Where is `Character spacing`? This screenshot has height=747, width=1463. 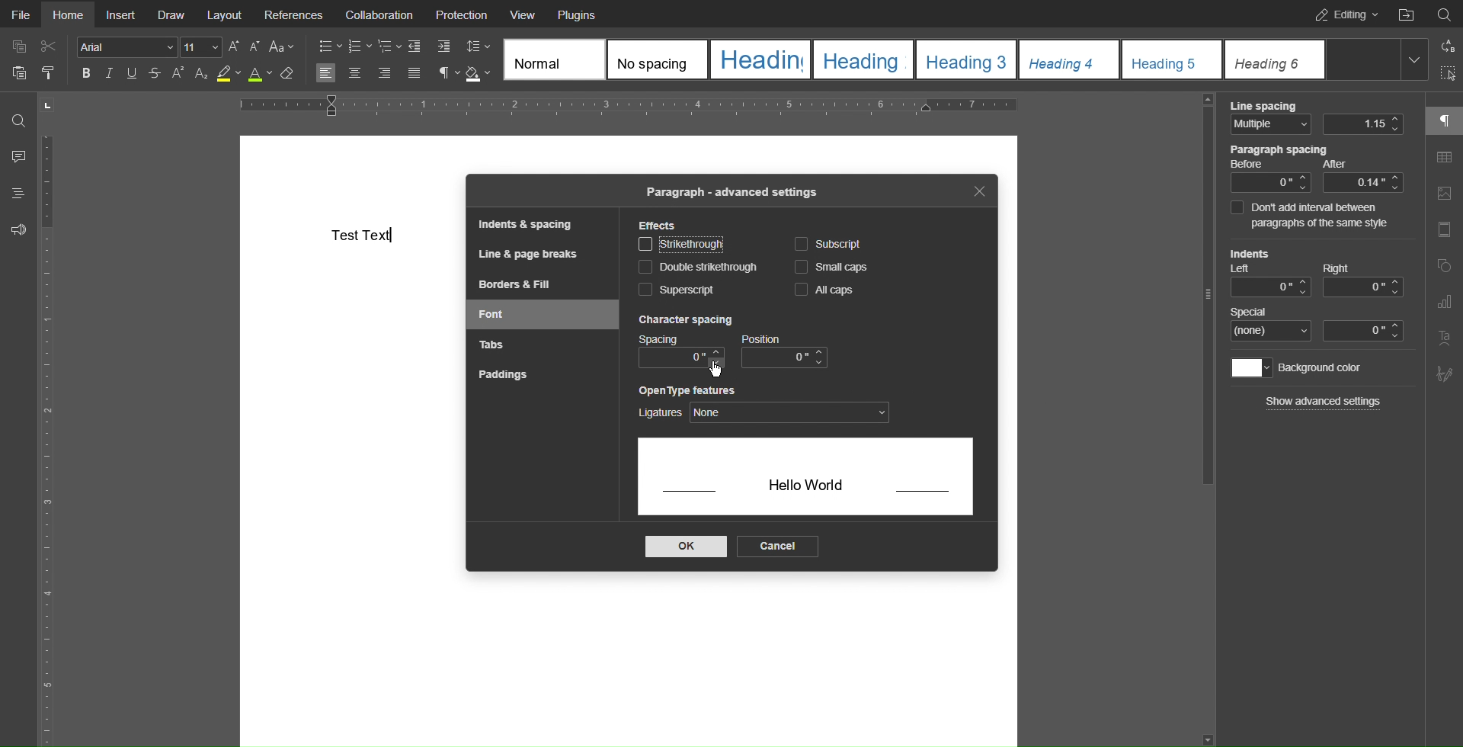 Character spacing is located at coordinates (683, 320).